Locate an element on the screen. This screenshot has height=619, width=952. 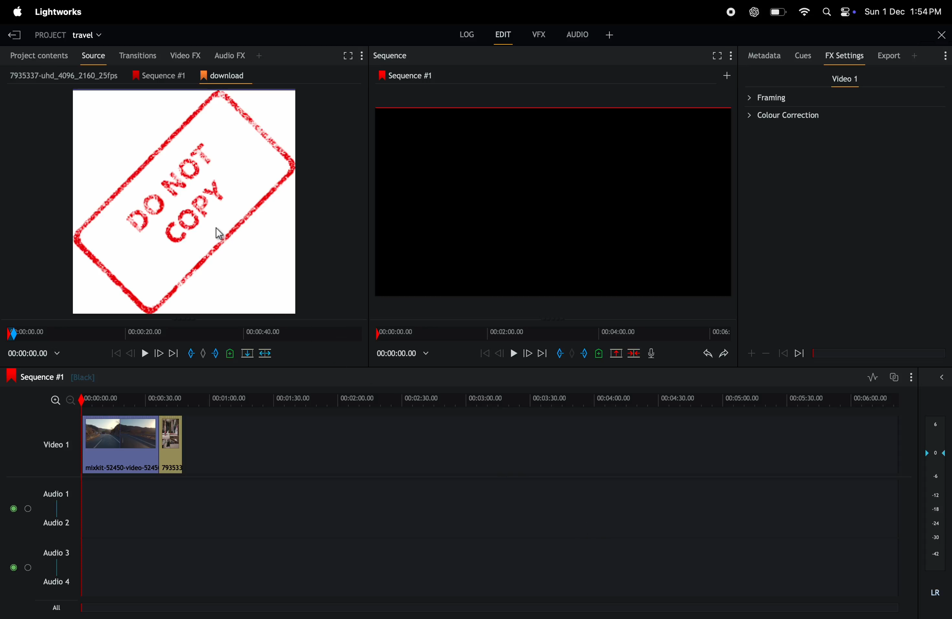
time frame is located at coordinates (184, 334).